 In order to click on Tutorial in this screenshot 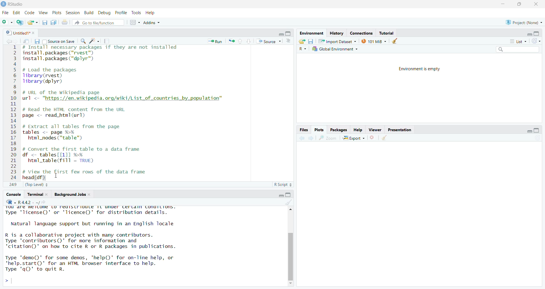, I will do `click(387, 33)`.